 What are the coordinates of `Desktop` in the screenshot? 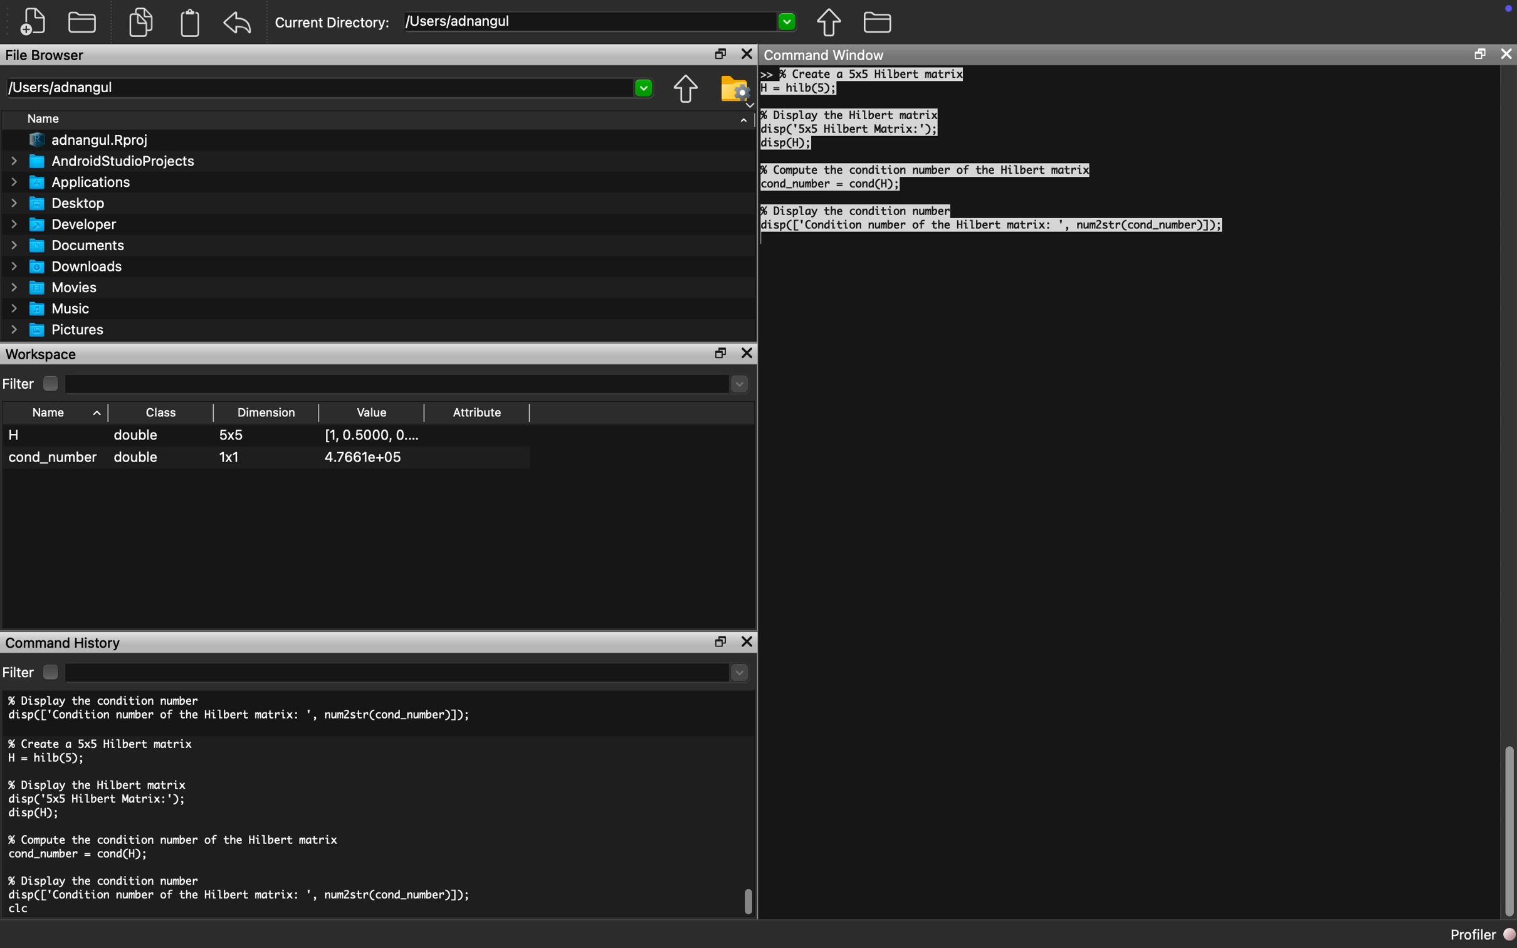 It's located at (58, 204).